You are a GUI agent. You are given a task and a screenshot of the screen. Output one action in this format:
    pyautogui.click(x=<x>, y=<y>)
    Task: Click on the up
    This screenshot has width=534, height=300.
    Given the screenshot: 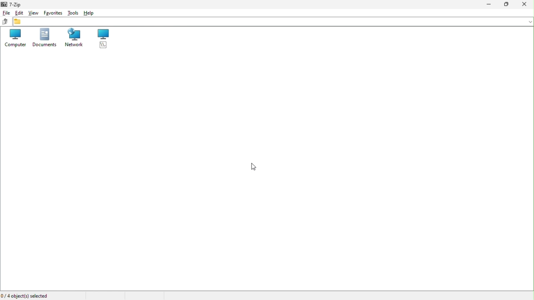 What is the action you would take?
    pyautogui.click(x=5, y=21)
    